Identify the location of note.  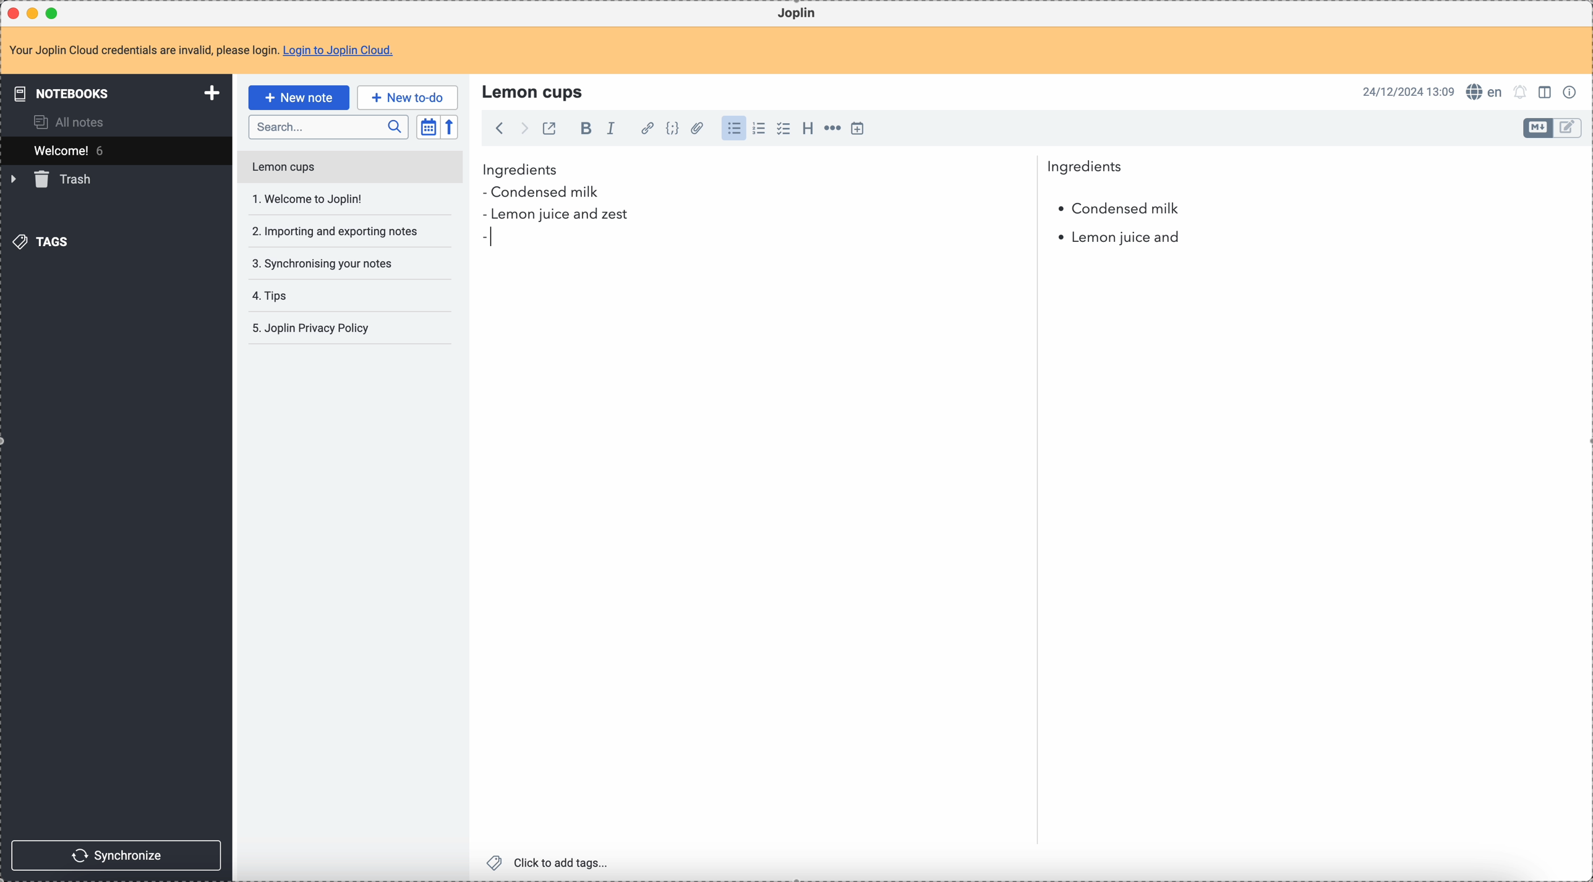
(209, 51).